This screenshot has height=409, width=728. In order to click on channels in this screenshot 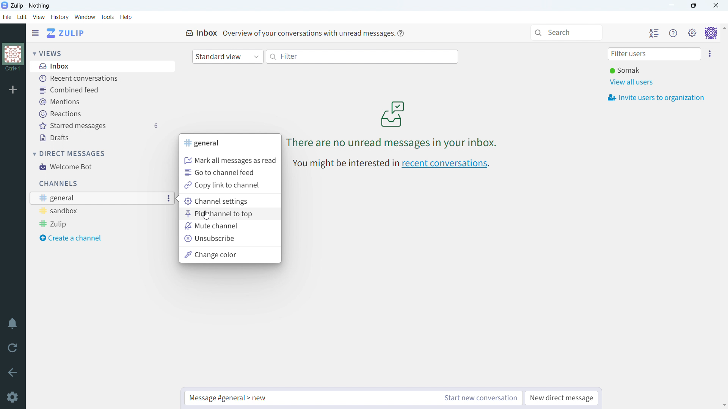, I will do `click(58, 184)`.